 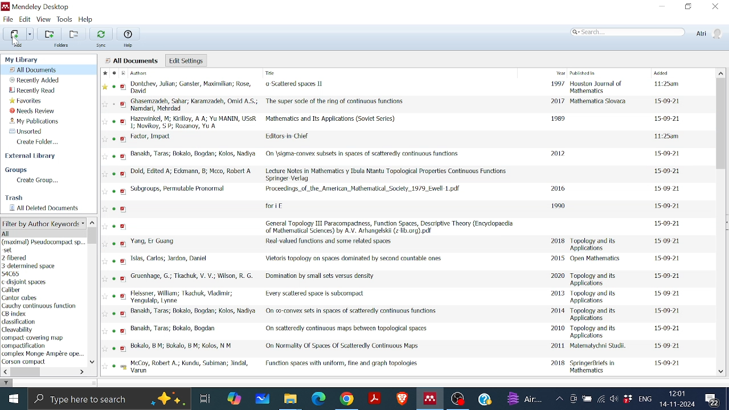 I want to click on Help, so click(x=87, y=19).